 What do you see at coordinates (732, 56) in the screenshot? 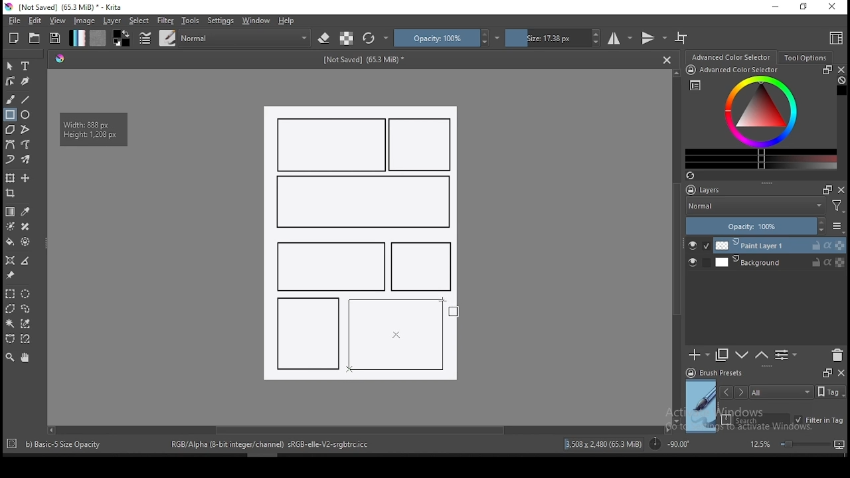
I see `advance color selector` at bounding box center [732, 56].